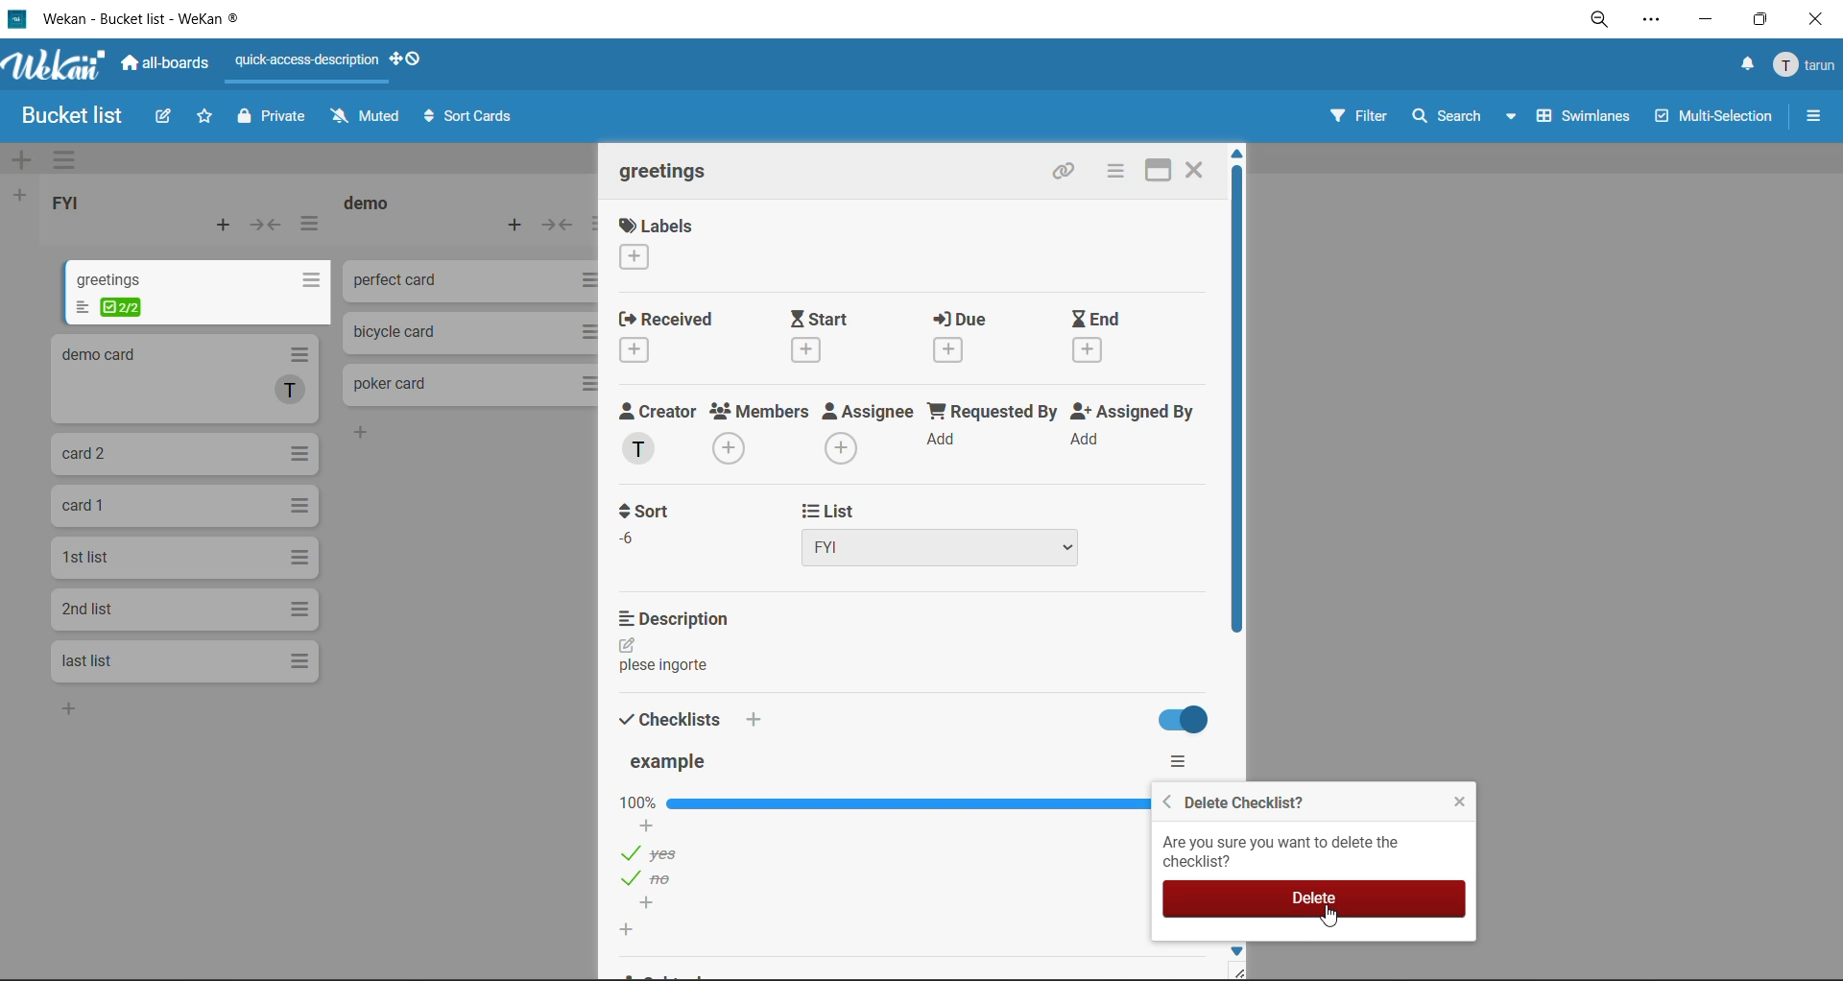  Describe the element at coordinates (1799, 61) in the screenshot. I see `menu` at that location.